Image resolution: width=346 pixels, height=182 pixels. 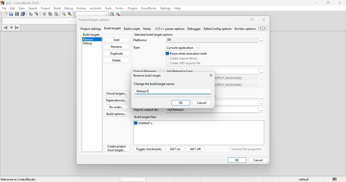 I want to click on Arrows, so click(x=263, y=29).